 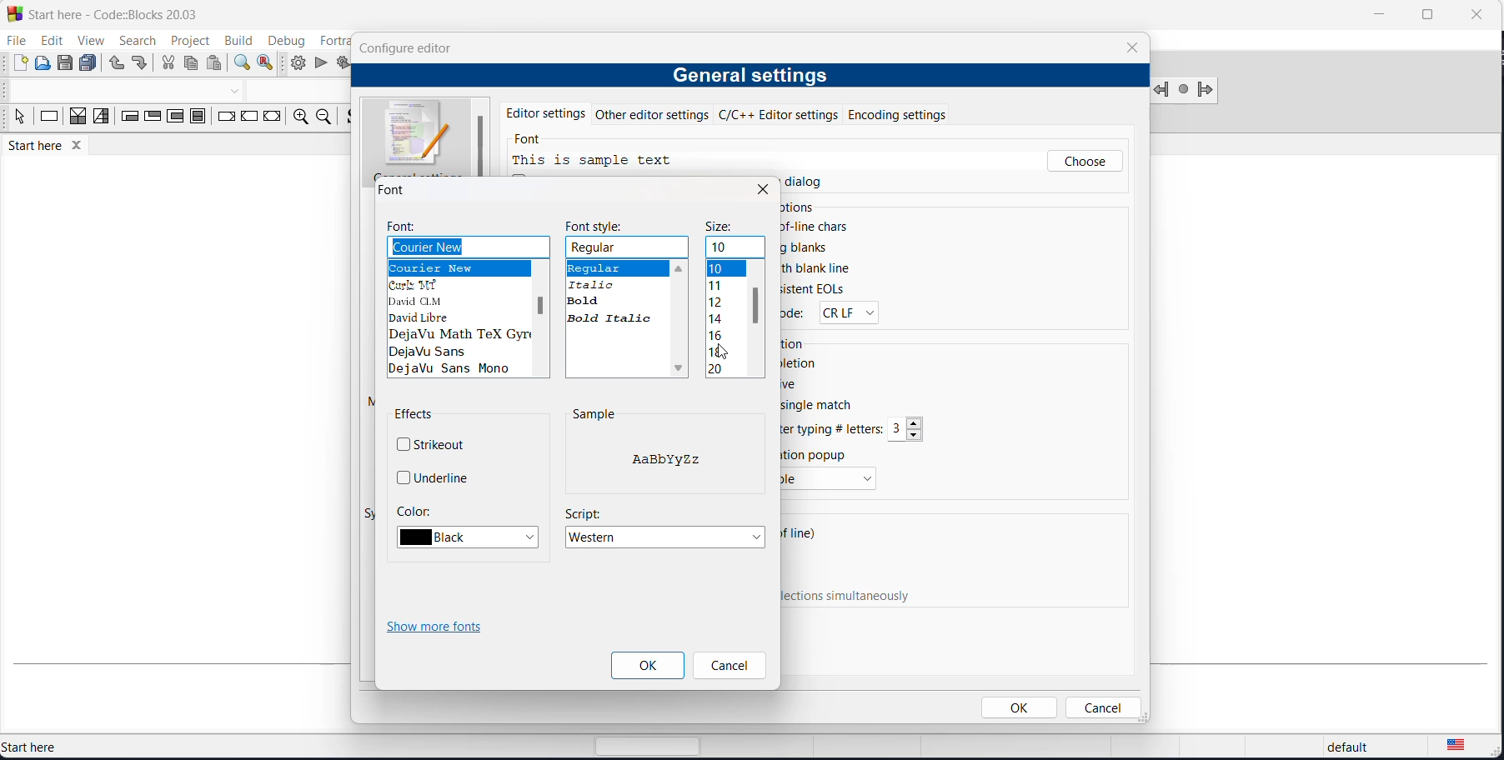 I want to click on general settings, so click(x=749, y=77).